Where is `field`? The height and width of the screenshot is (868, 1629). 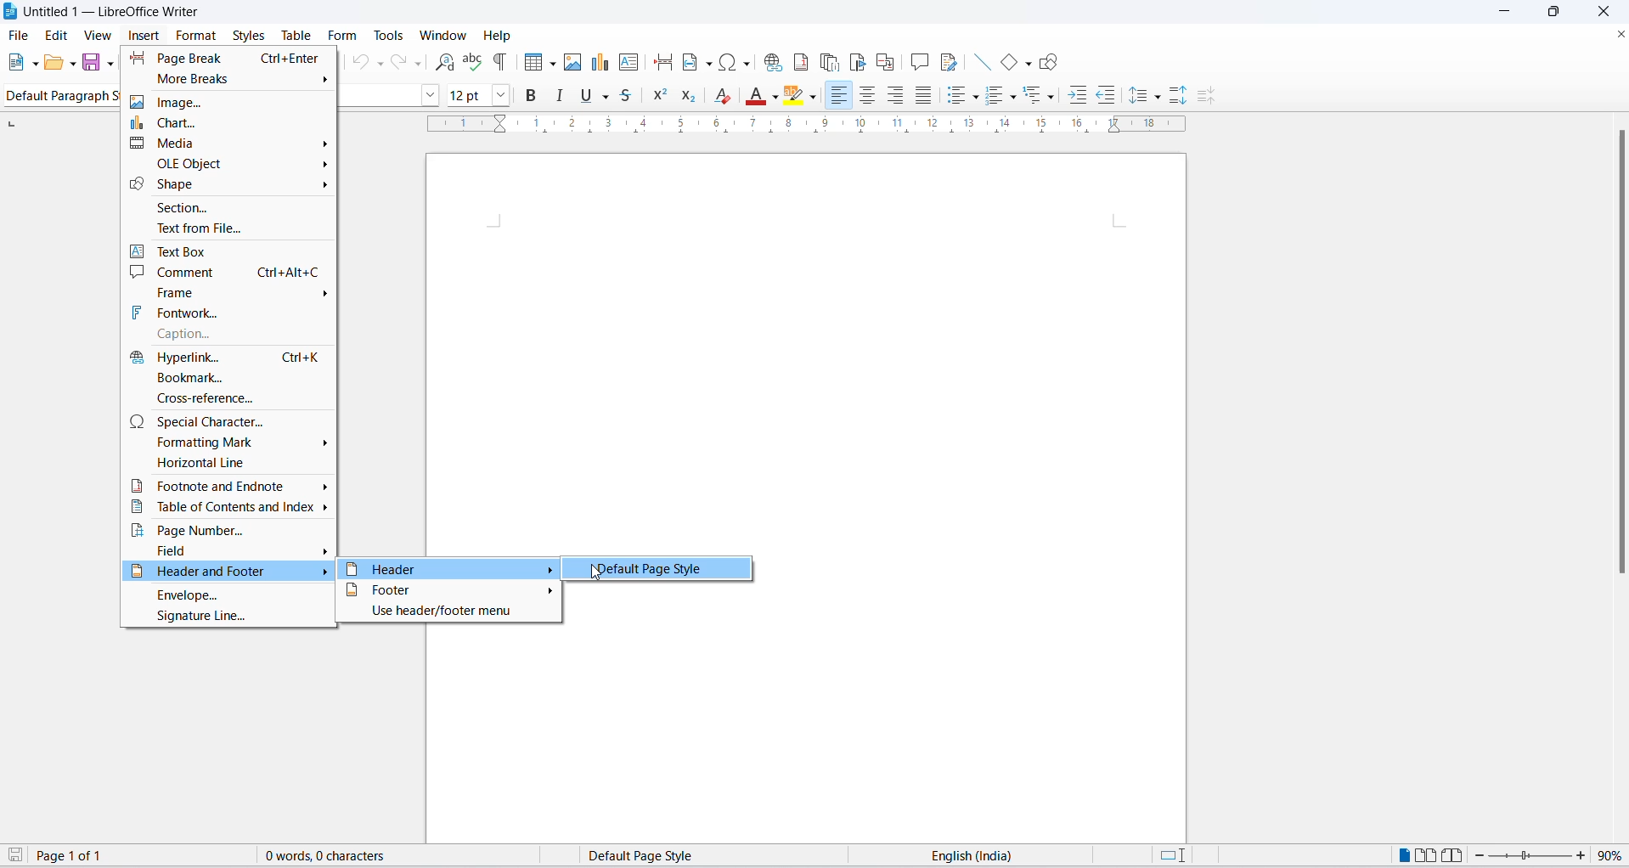 field is located at coordinates (231, 551).